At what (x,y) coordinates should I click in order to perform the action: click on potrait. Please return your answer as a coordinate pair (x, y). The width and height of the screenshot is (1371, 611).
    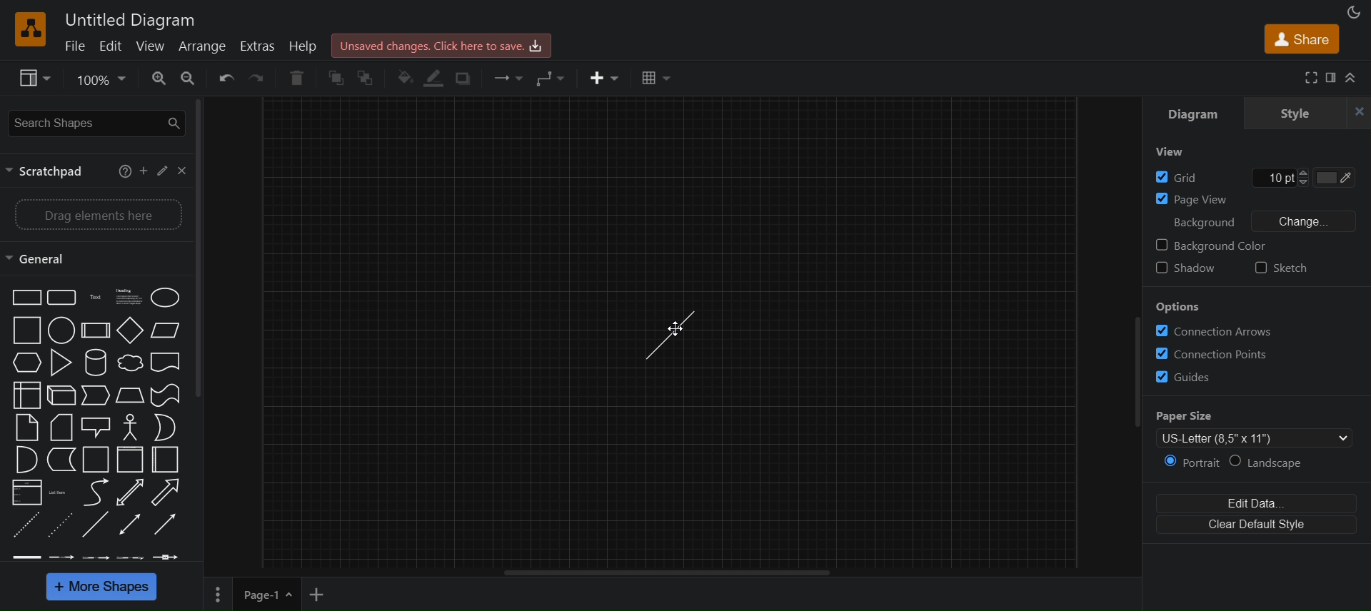
    Looking at the image, I should click on (1183, 464).